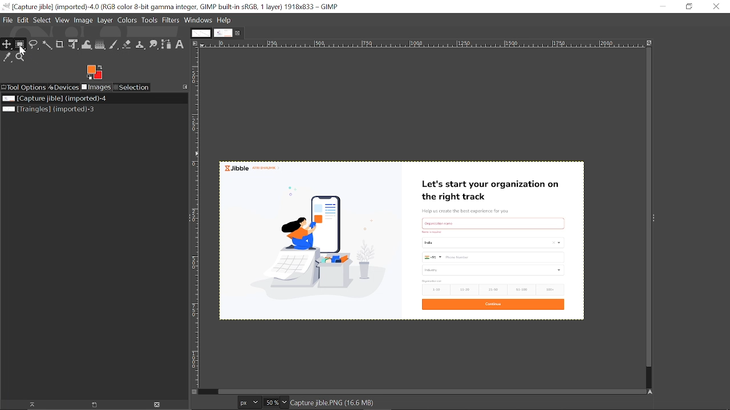 The width and height of the screenshot is (730, 410). Describe the element at coordinates (224, 33) in the screenshot. I see `Current tab` at that location.